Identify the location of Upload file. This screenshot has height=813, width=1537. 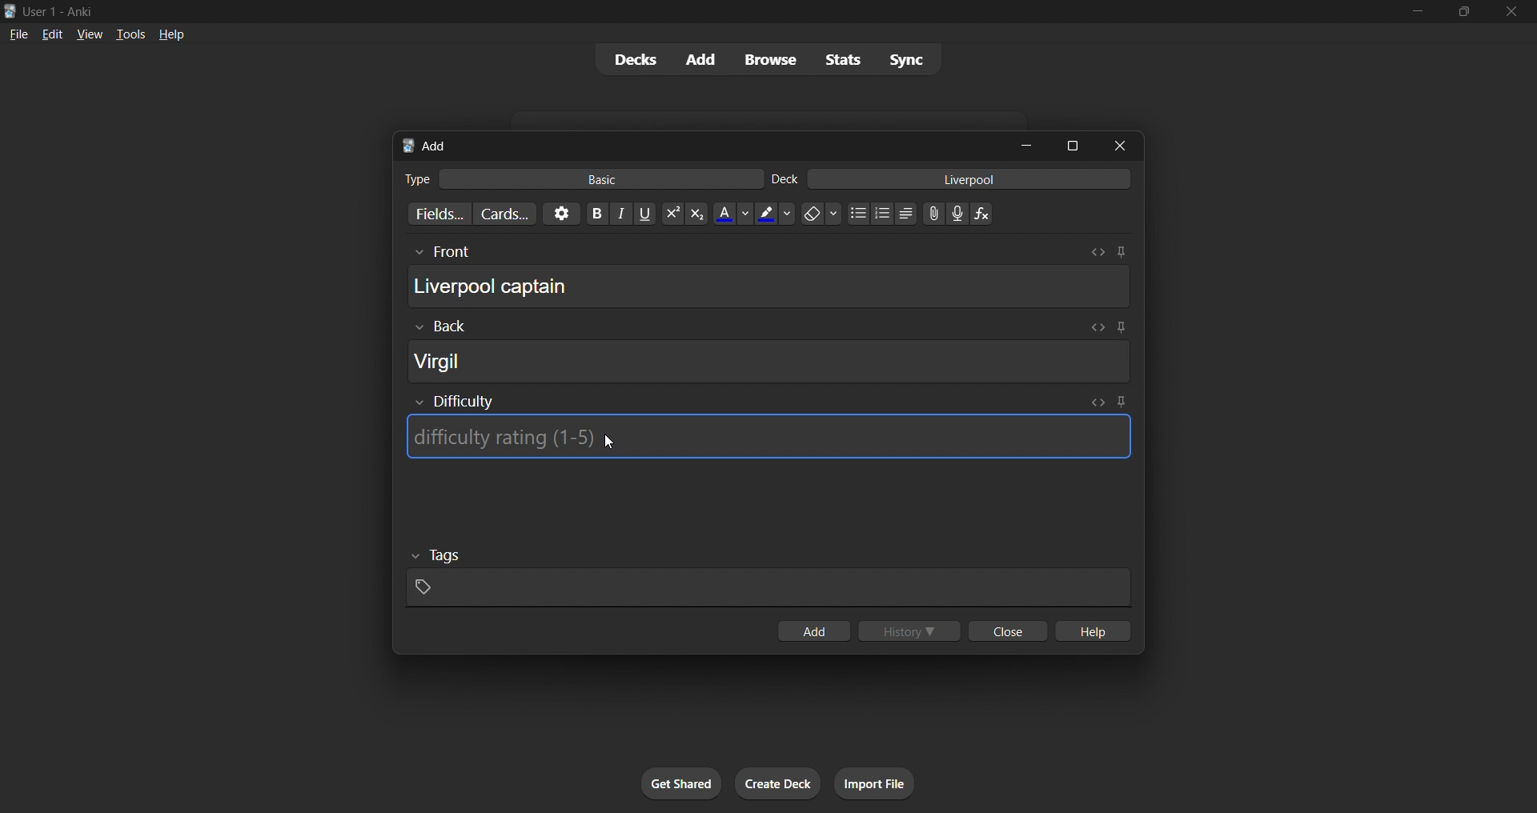
(934, 214).